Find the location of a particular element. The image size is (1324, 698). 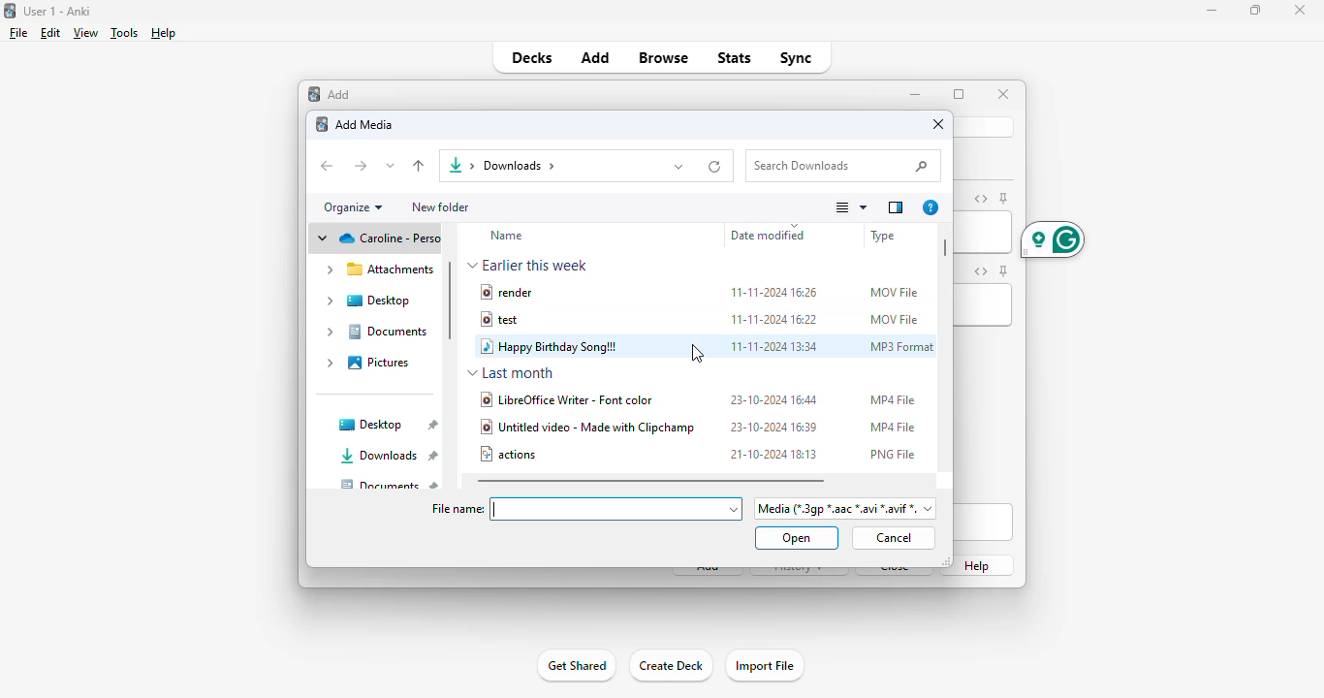

search downloads is located at coordinates (843, 166).